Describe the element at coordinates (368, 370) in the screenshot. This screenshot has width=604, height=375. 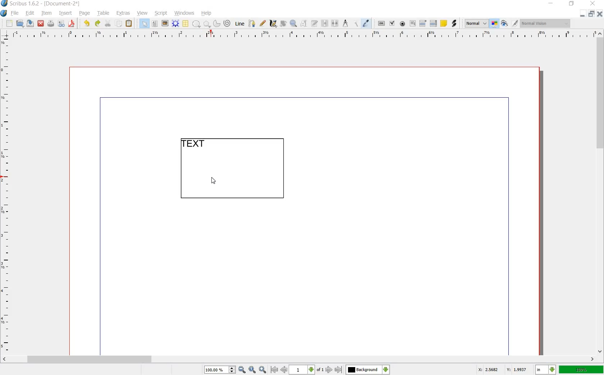
I see `Background` at that location.